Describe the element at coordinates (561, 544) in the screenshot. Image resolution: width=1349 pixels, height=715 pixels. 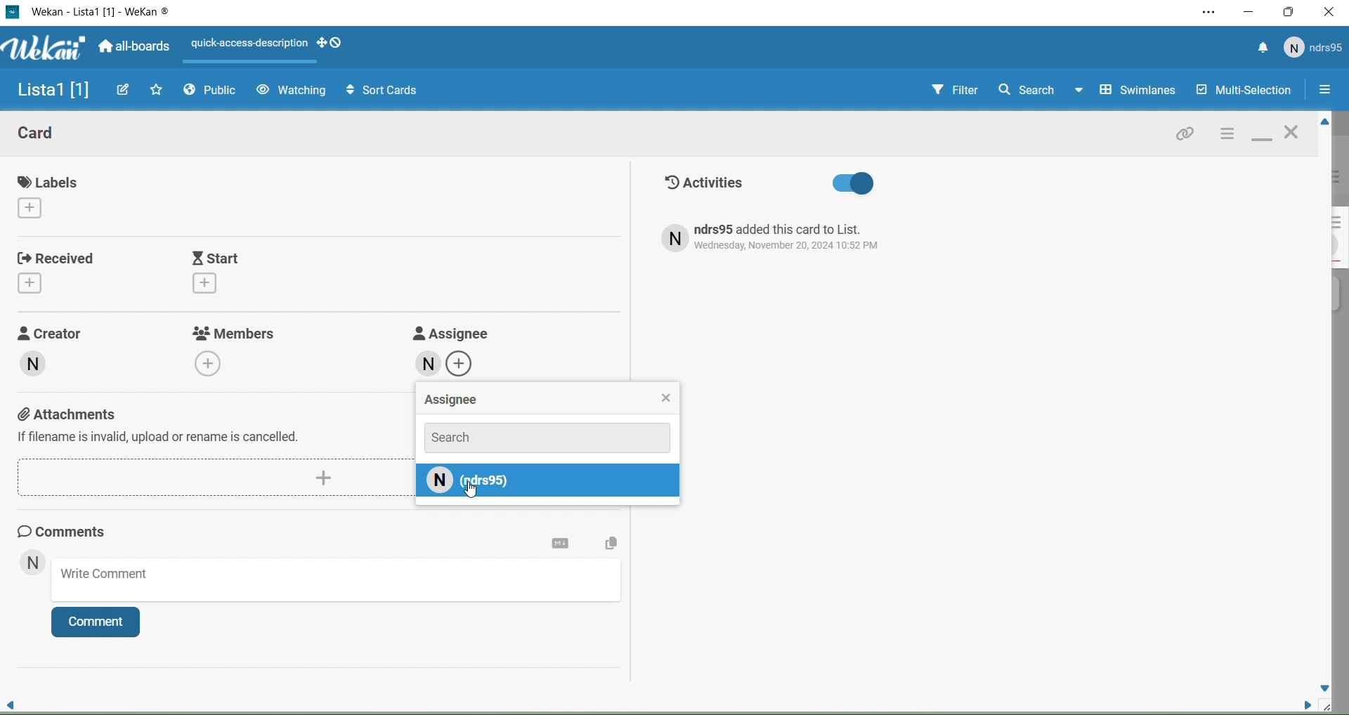
I see `settings` at that location.